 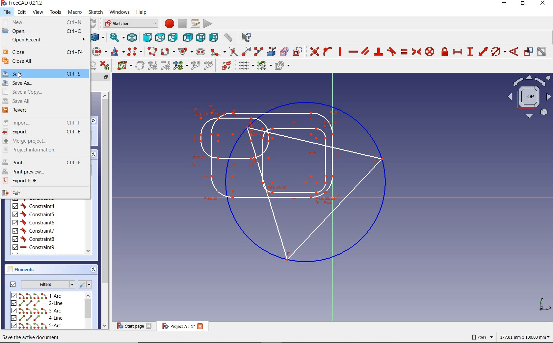 I want to click on YZX, so click(x=545, y=303).